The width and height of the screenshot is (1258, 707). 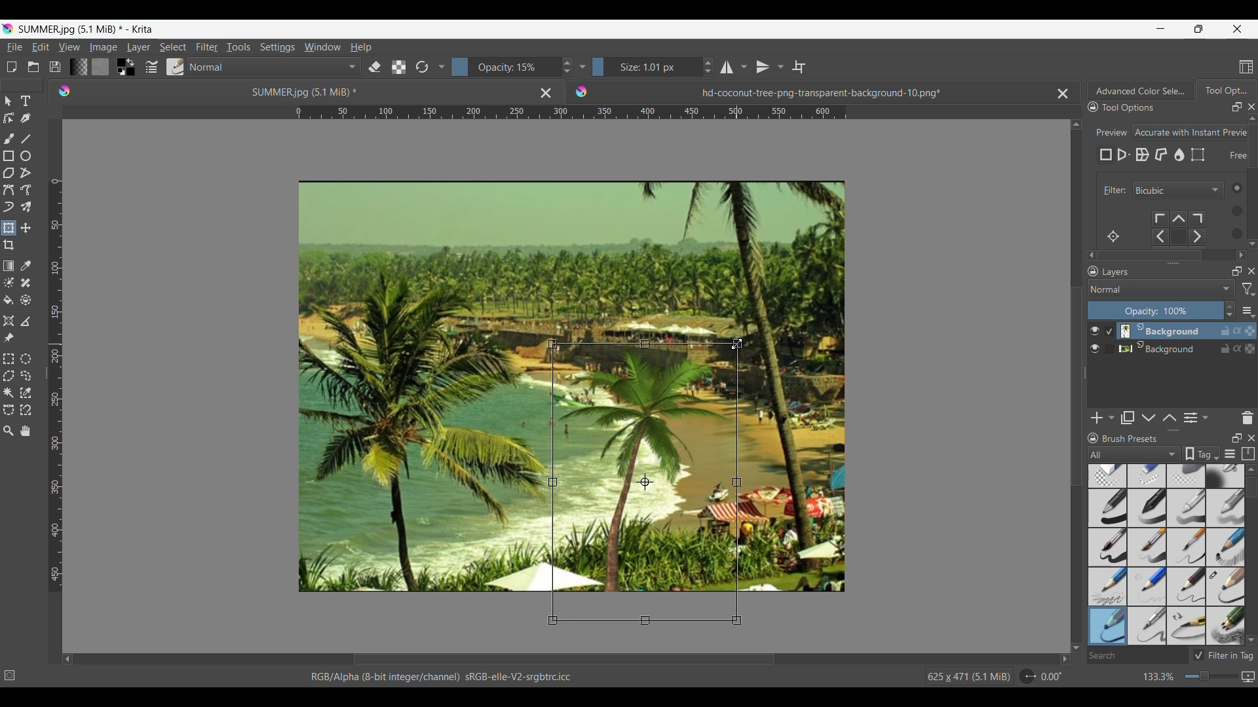 I want to click on Lock Layers, so click(x=1093, y=271).